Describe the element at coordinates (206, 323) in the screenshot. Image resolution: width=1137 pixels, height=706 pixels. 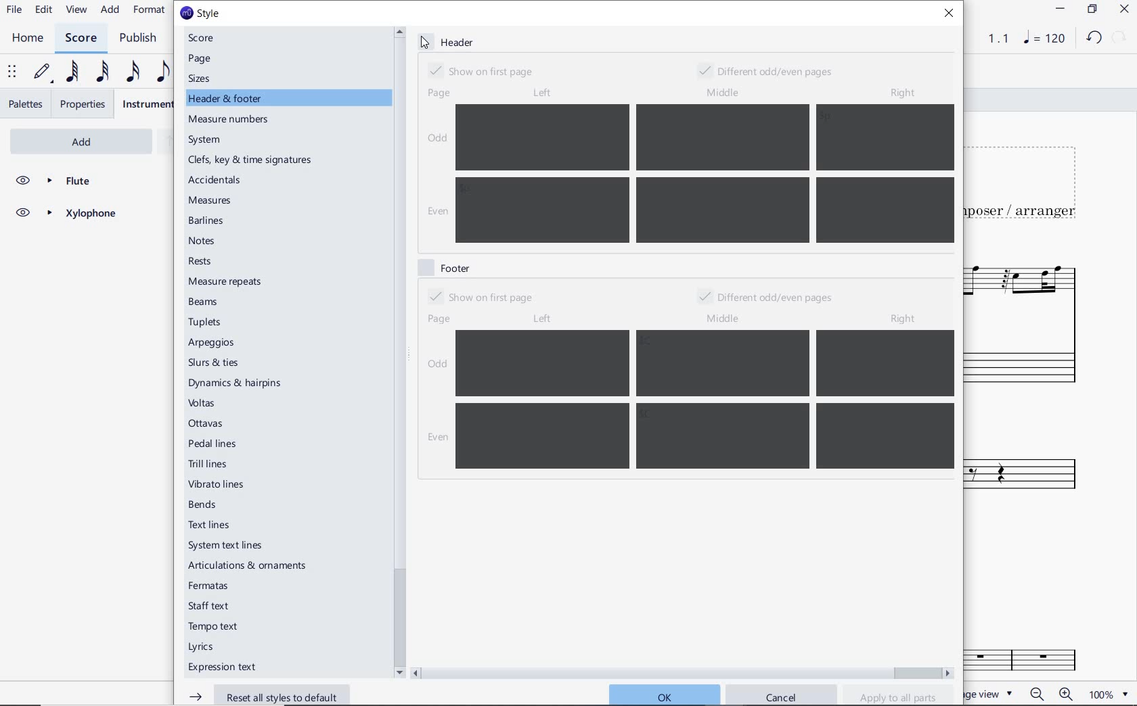
I see `tuplets` at that location.